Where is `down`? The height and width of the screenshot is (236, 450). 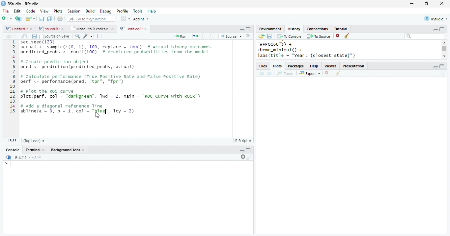 down is located at coordinates (211, 36).